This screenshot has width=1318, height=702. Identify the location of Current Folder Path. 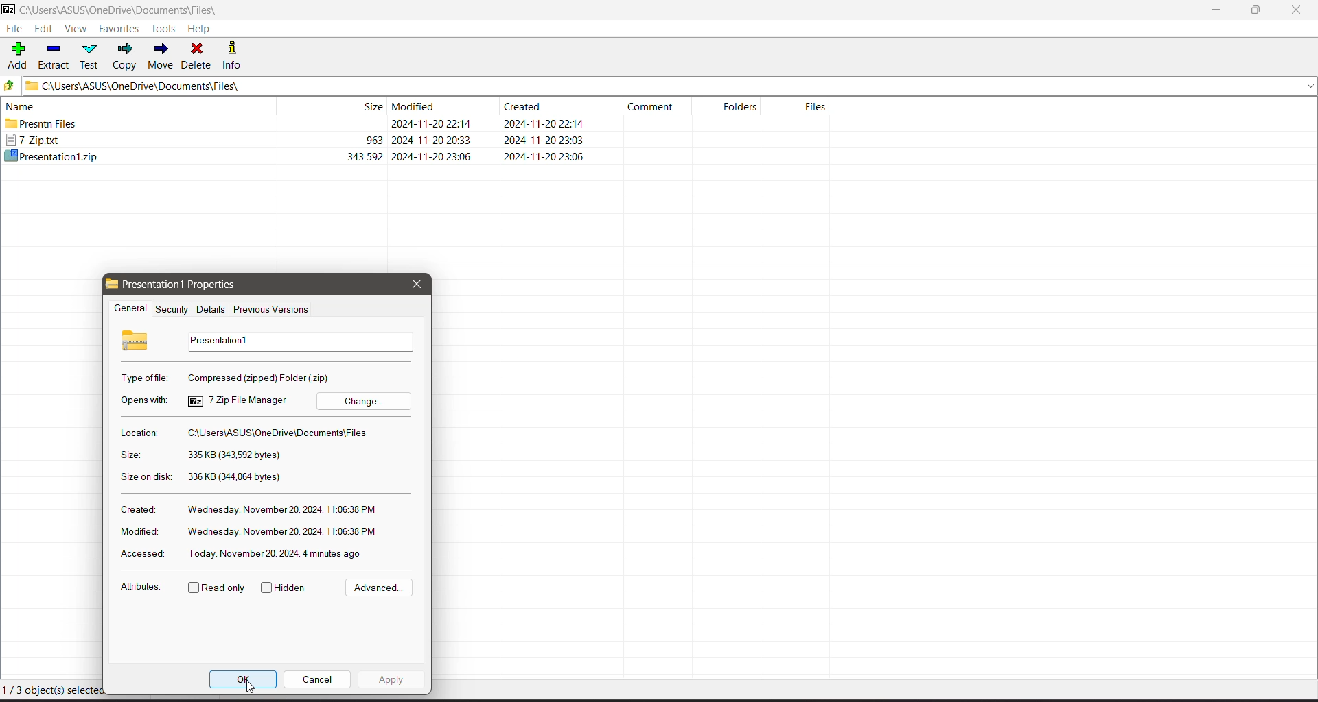
(129, 10).